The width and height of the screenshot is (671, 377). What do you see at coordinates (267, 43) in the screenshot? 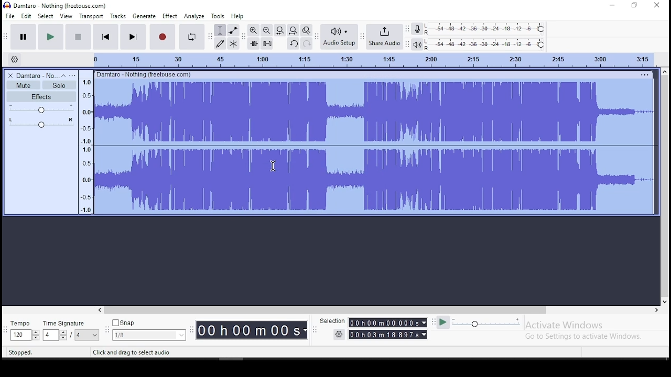
I see `silence audio selection` at bounding box center [267, 43].